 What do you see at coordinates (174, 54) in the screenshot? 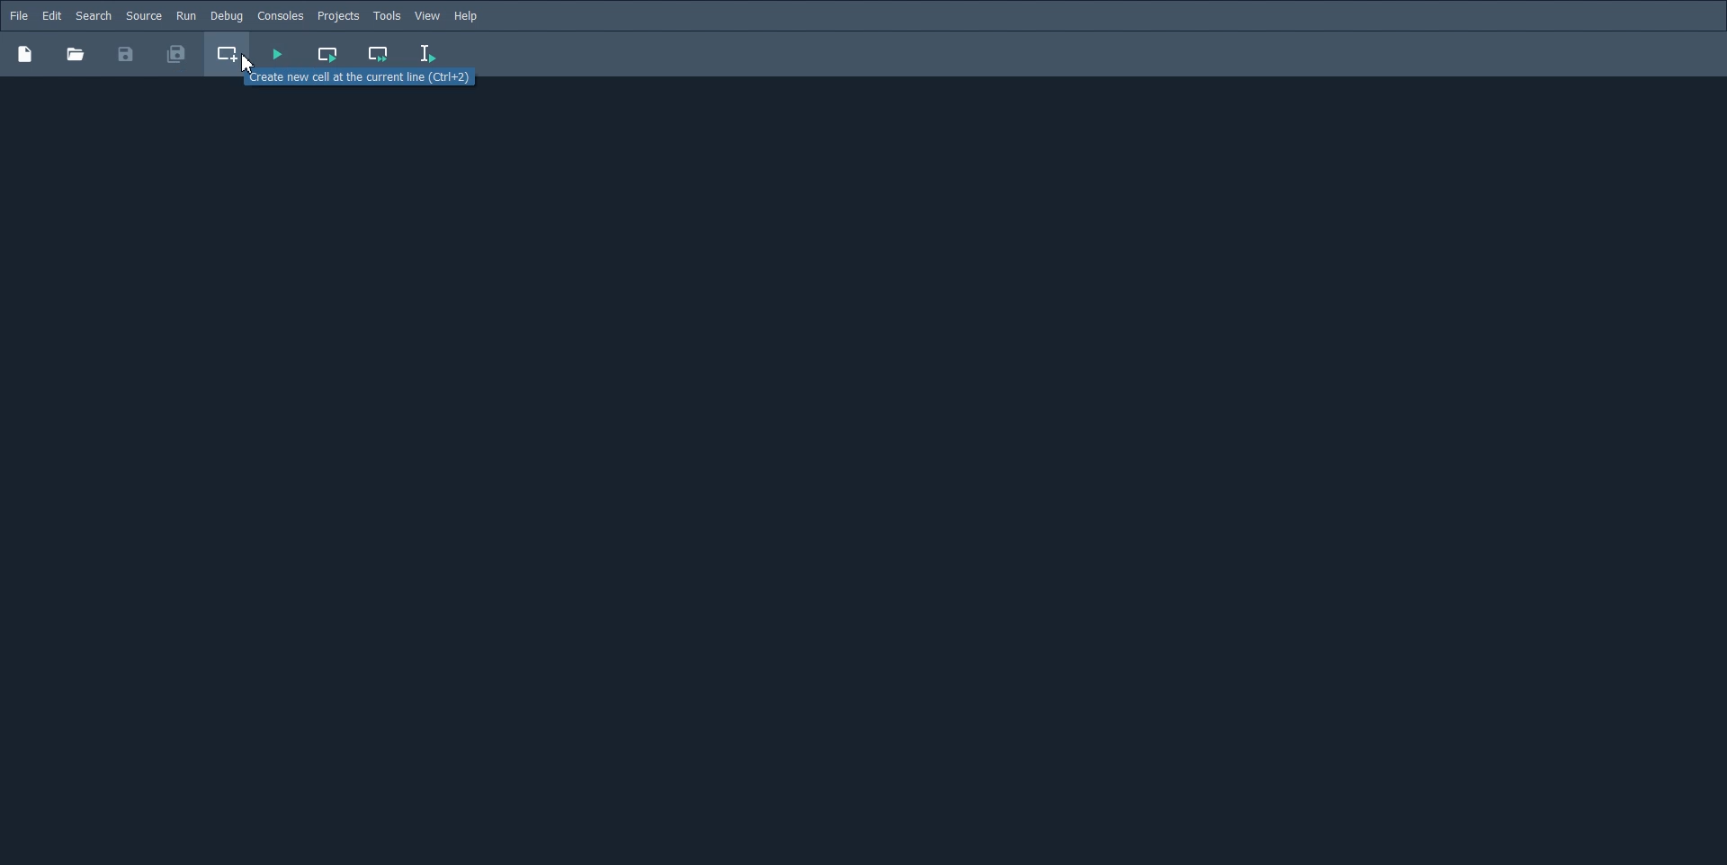
I see `Save All File` at bounding box center [174, 54].